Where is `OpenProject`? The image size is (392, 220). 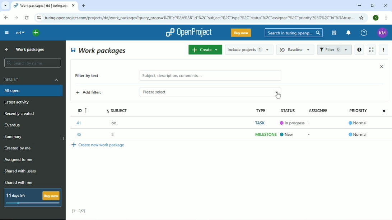 OpenProject is located at coordinates (188, 33).